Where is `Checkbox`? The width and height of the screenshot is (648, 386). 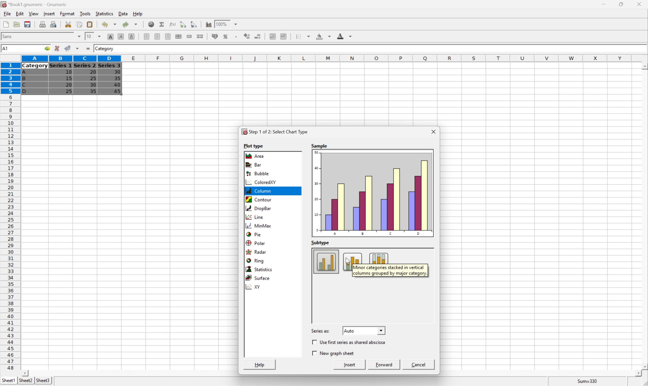 Checkbox is located at coordinates (313, 352).